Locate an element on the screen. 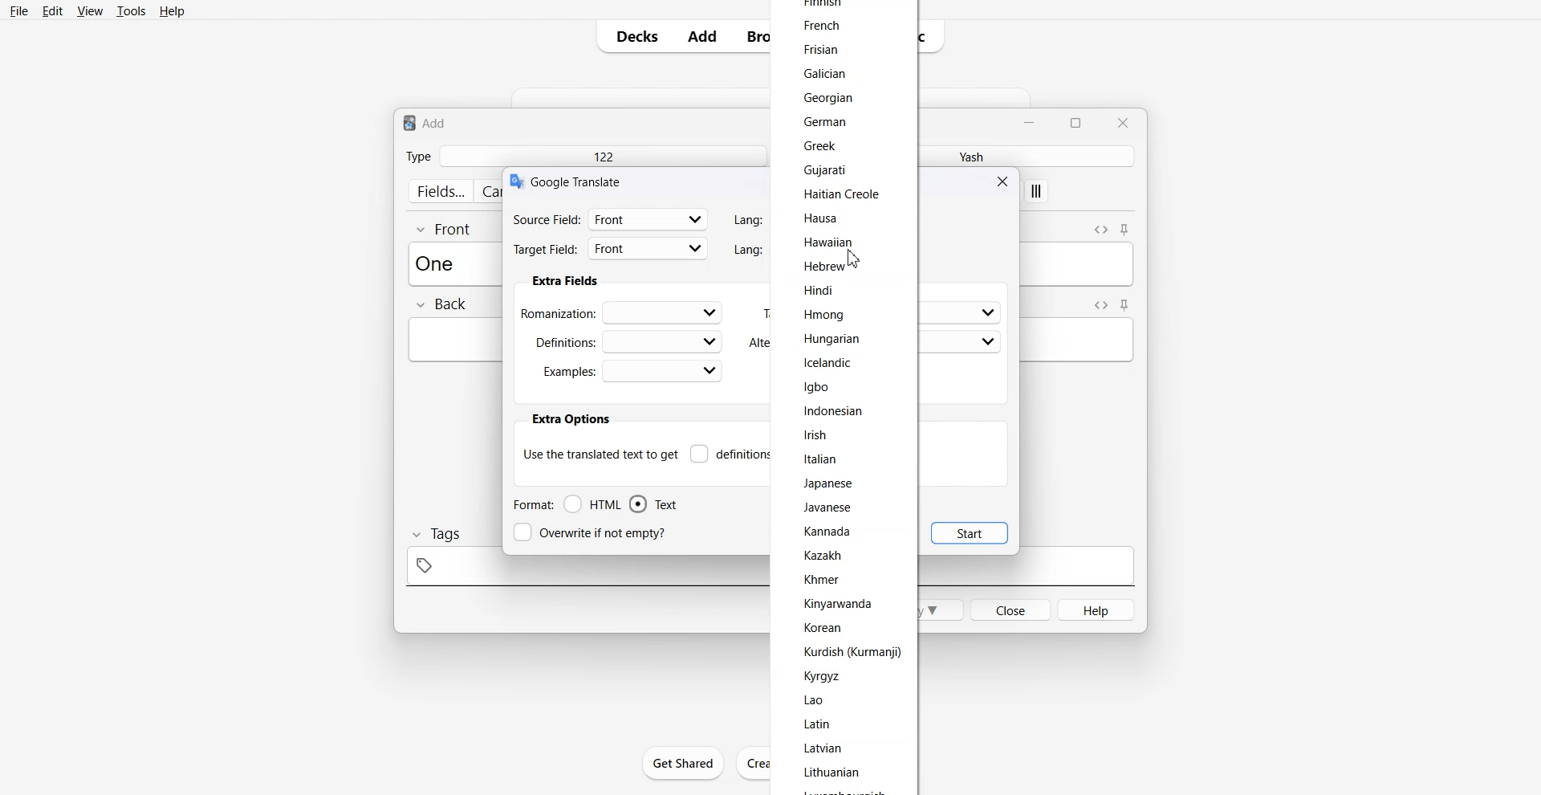 The image size is (1541, 795). Haitian Creole is located at coordinates (840, 194).